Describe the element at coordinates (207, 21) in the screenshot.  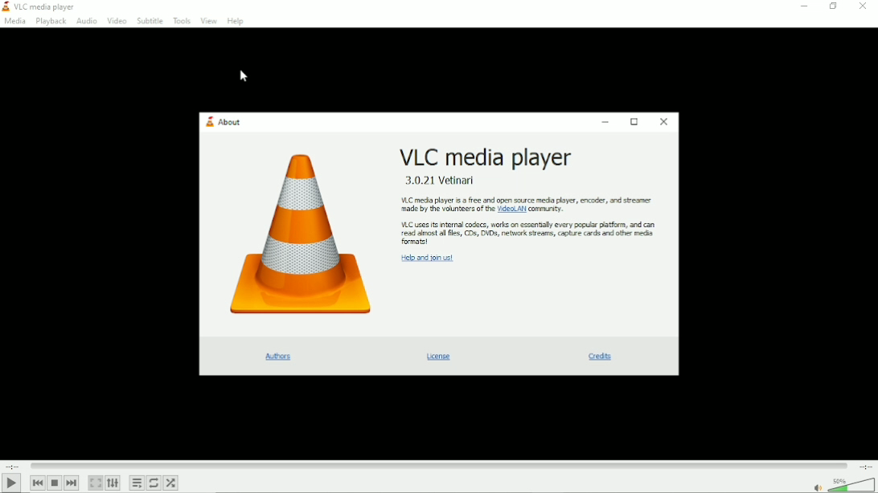
I see `View` at that location.